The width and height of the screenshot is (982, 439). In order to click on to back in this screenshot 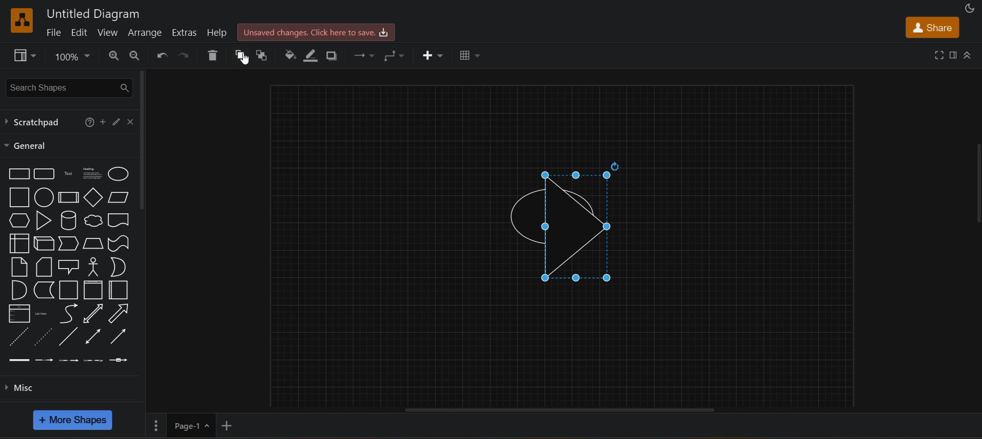, I will do `click(264, 54)`.